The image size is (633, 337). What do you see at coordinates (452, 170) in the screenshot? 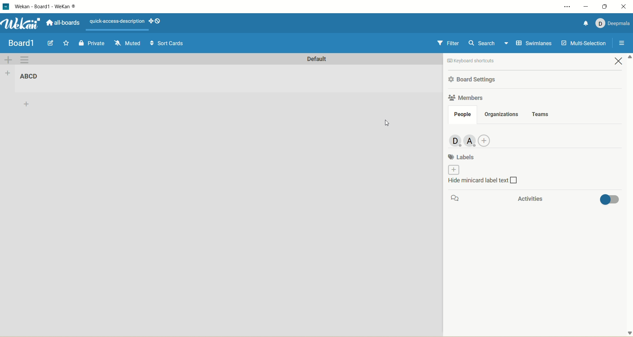
I see `add` at bounding box center [452, 170].